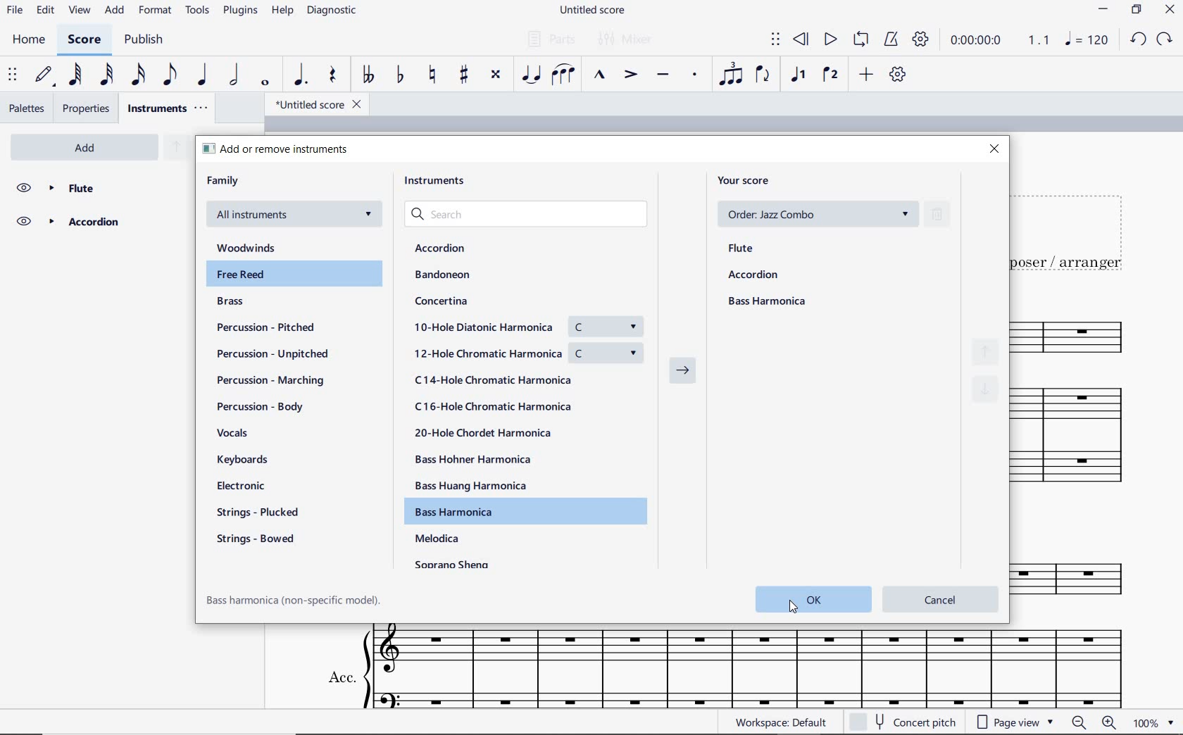 The image size is (1183, 735). I want to click on select to move, so click(775, 40).